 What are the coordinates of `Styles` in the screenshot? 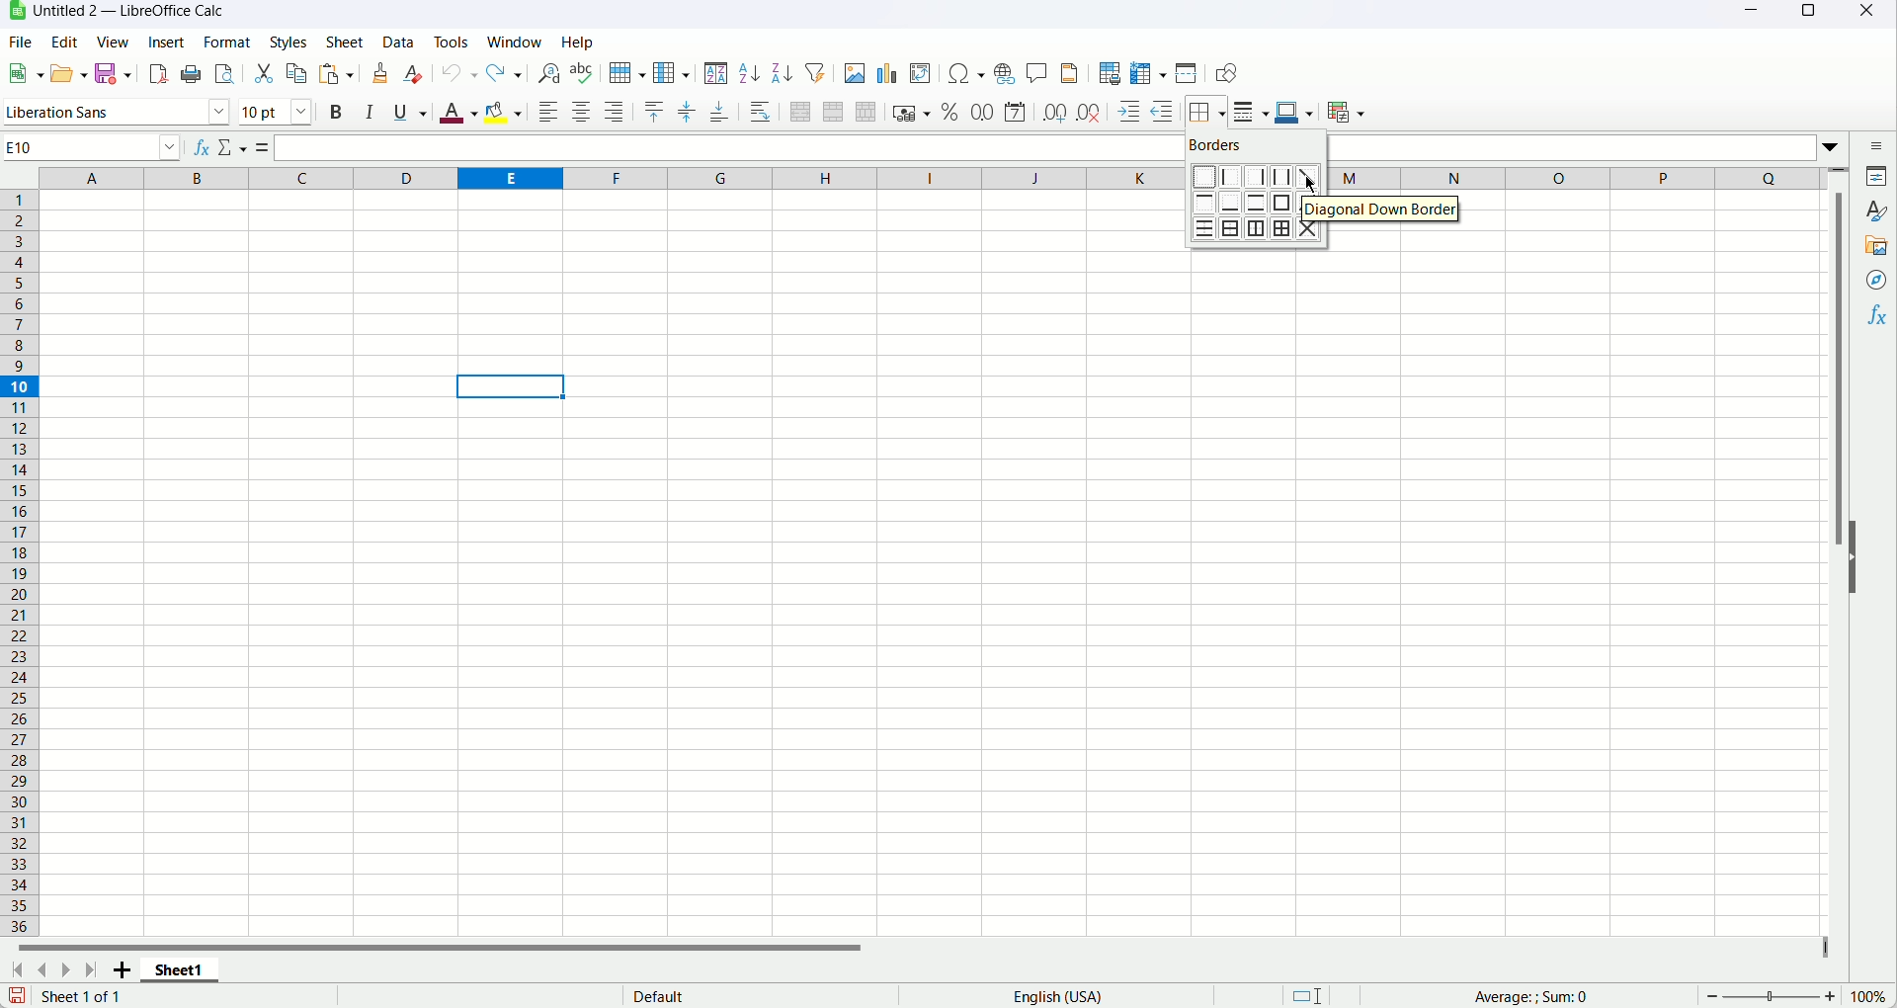 It's located at (1878, 210).